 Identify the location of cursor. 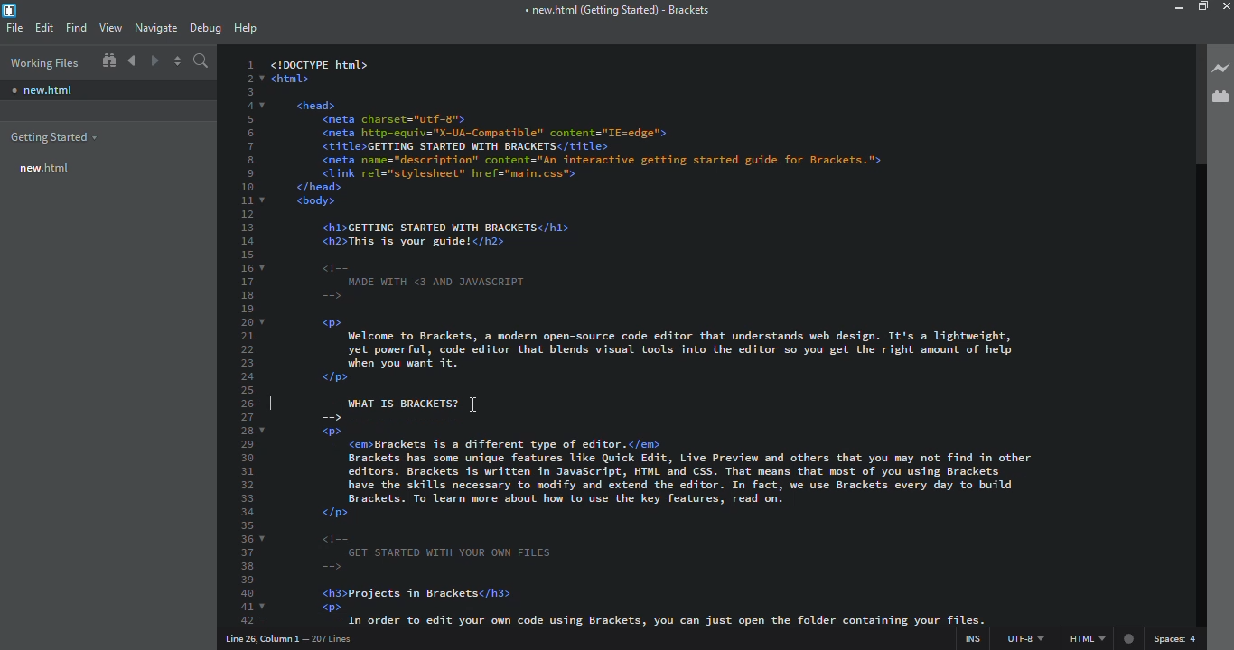
(481, 402).